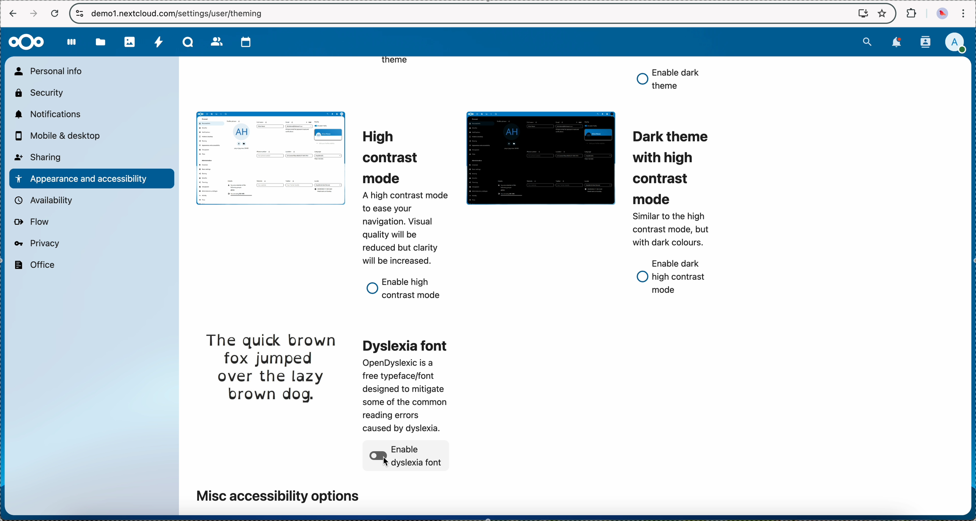 The width and height of the screenshot is (976, 521). I want to click on dyslexia font theme preview, so click(271, 368).